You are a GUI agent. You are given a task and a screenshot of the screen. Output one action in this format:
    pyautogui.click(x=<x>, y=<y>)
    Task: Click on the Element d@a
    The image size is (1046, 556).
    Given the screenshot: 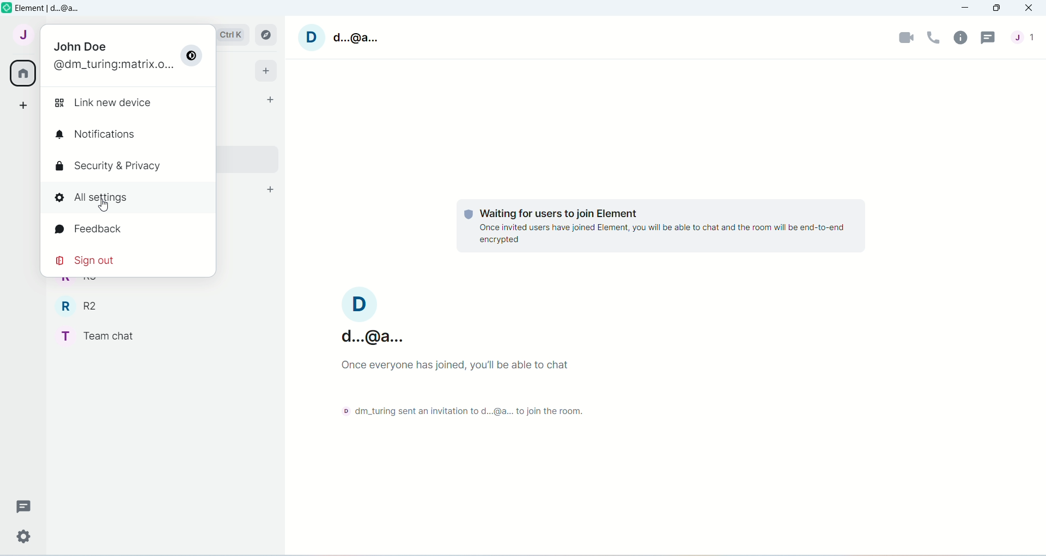 What is the action you would take?
    pyautogui.click(x=51, y=10)
    